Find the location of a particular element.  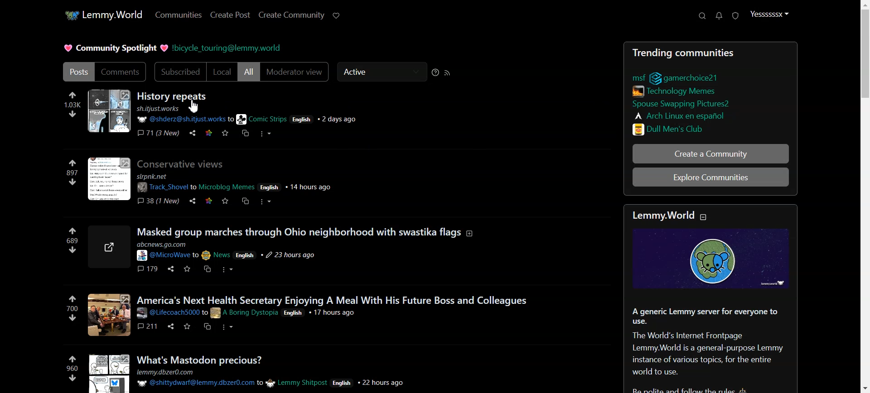

Unread Report is located at coordinates (736, 16).